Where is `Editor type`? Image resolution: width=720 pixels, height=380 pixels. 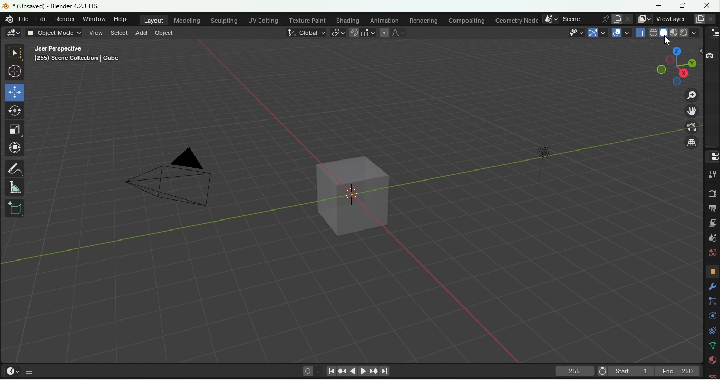 Editor type is located at coordinates (13, 371).